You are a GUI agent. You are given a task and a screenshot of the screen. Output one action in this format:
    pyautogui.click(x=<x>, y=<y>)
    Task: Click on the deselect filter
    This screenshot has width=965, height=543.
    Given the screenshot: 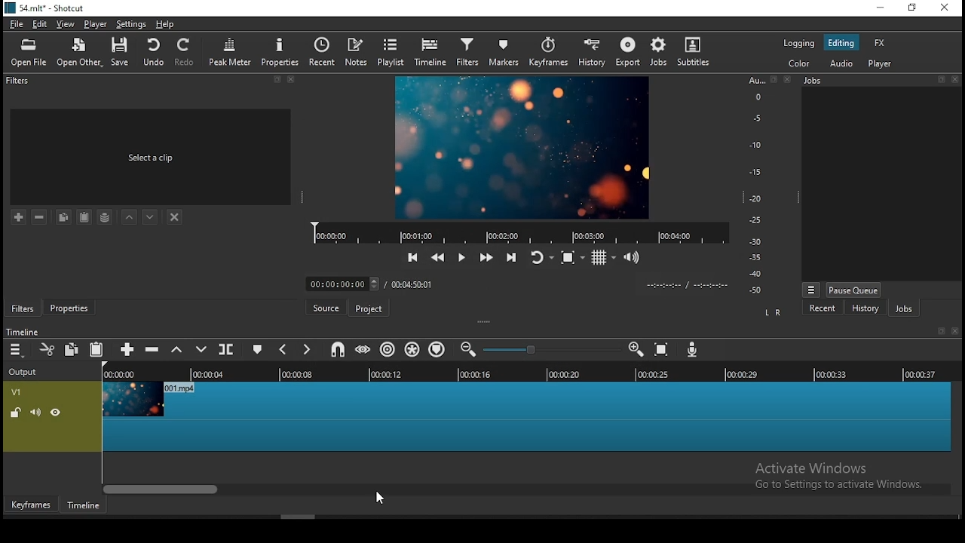 What is the action you would take?
    pyautogui.click(x=176, y=218)
    